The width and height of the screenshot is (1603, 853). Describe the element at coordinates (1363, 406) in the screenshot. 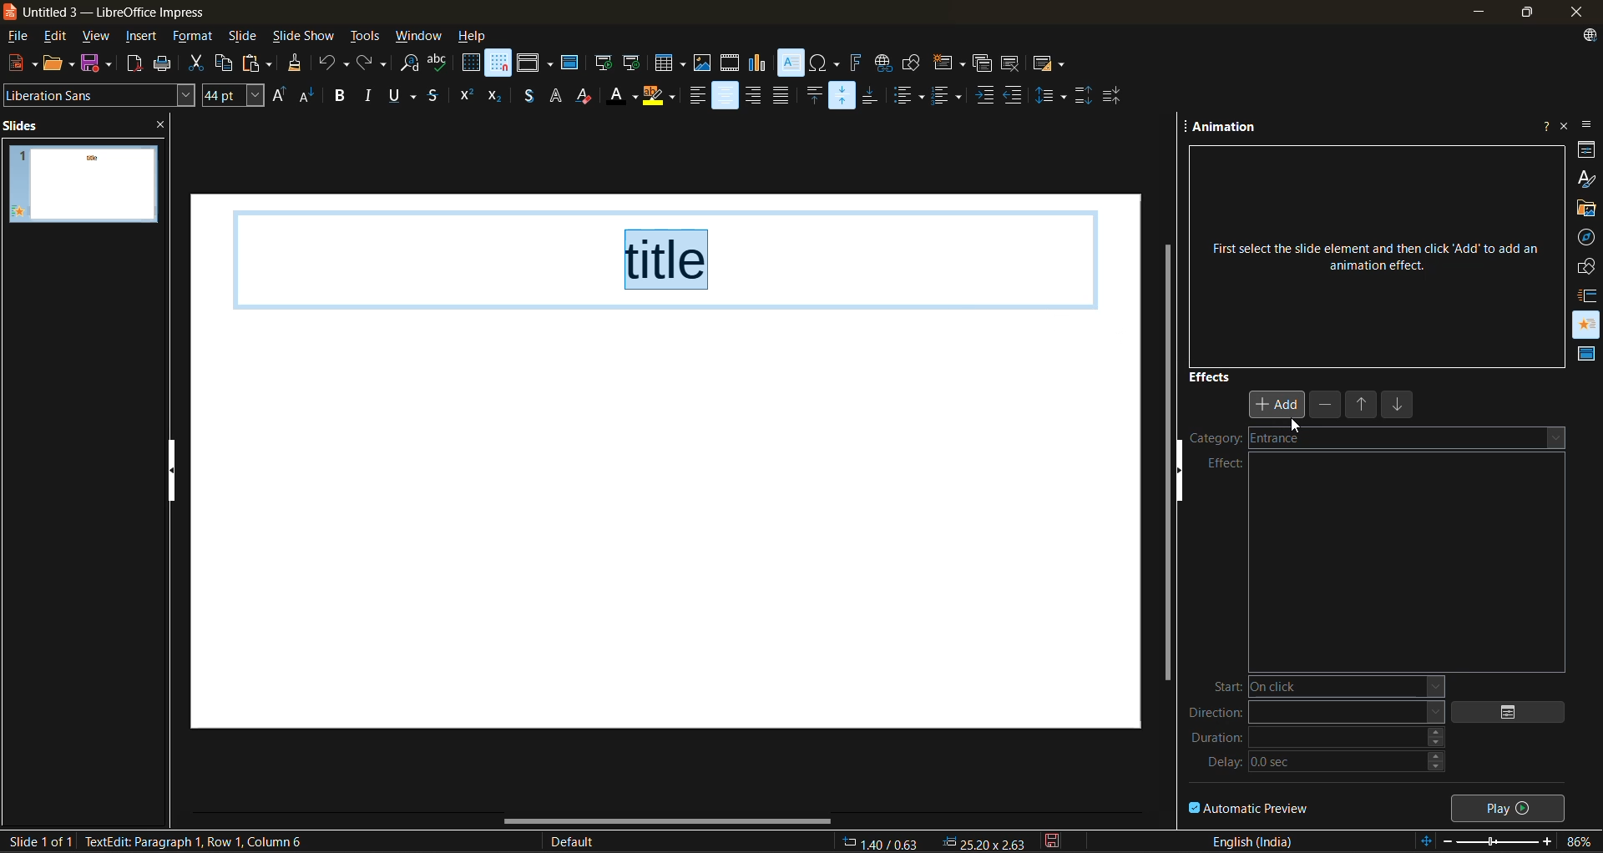

I see `move up` at that location.